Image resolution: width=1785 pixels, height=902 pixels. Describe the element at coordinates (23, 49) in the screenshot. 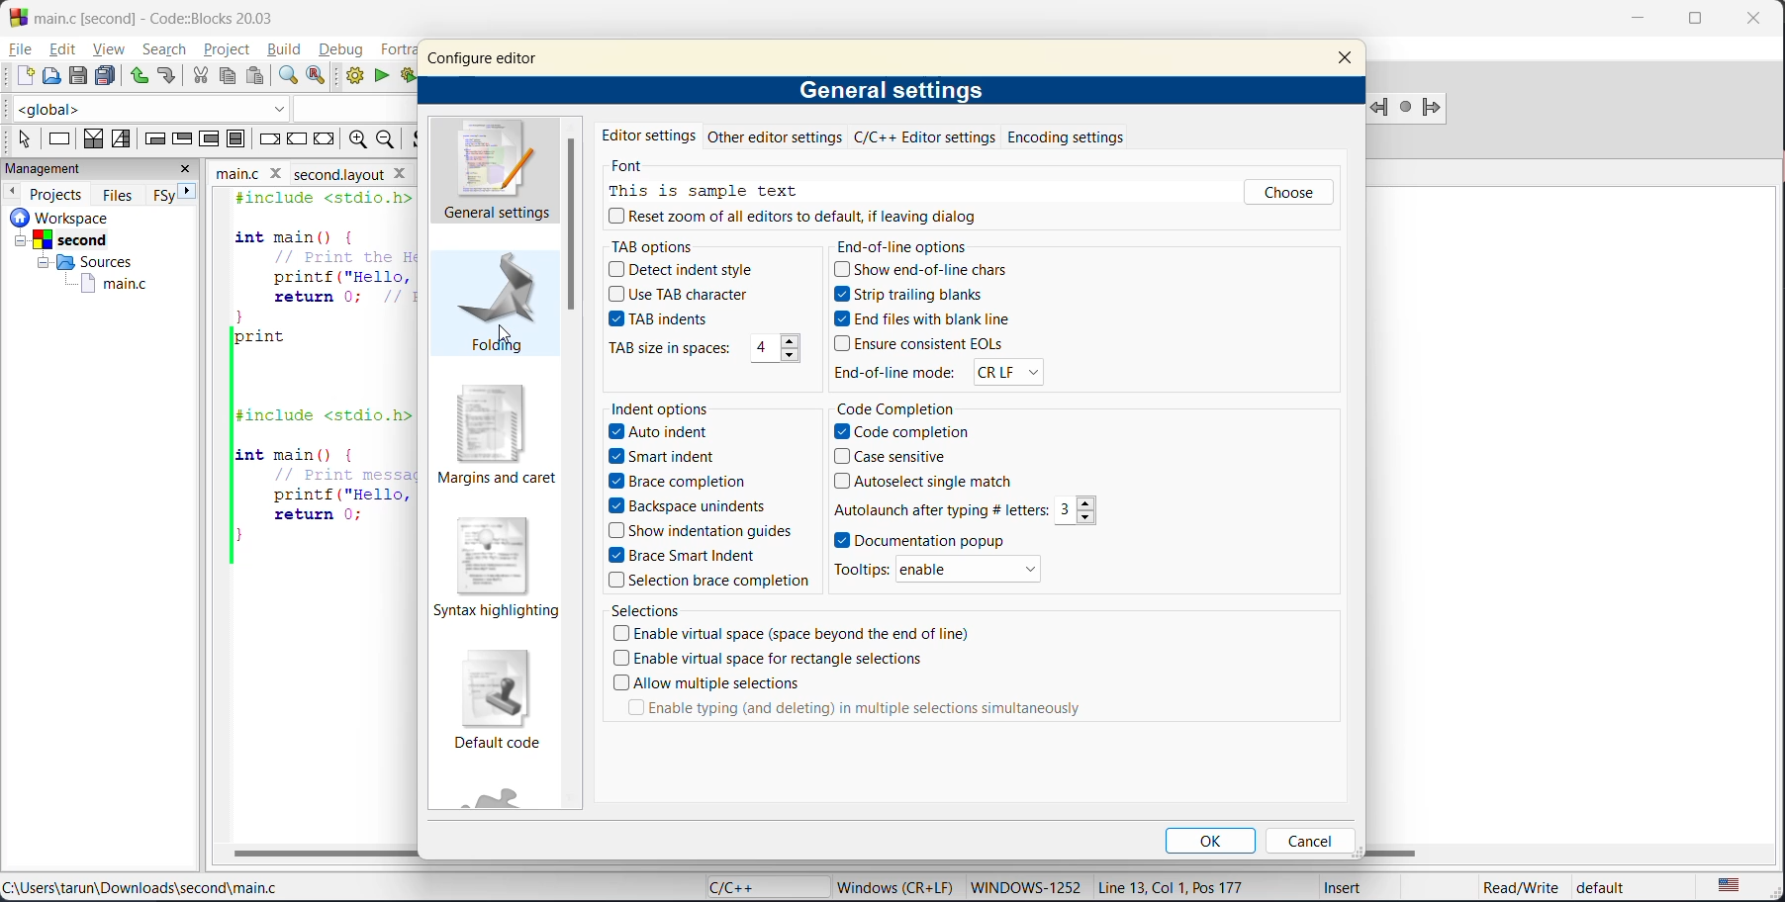

I see `file` at that location.